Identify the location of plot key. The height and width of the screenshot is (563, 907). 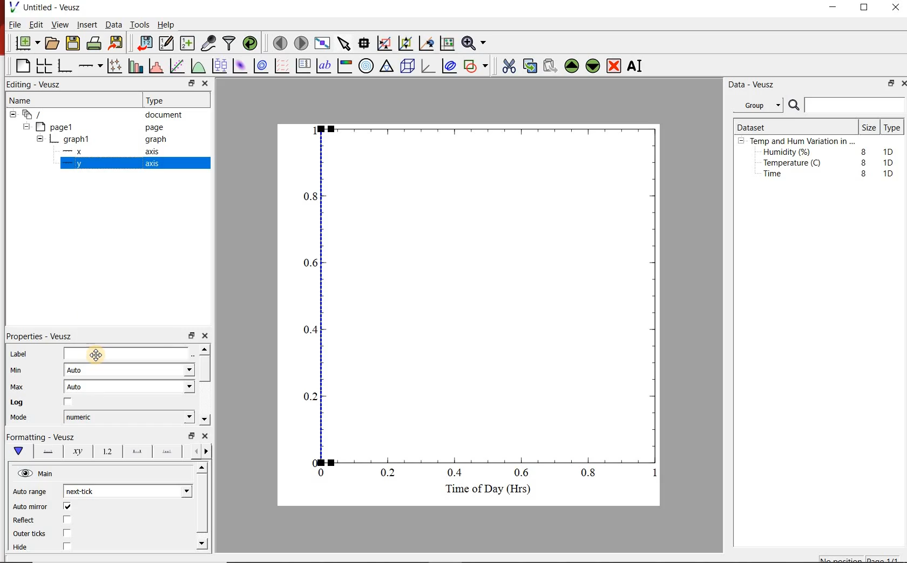
(305, 66).